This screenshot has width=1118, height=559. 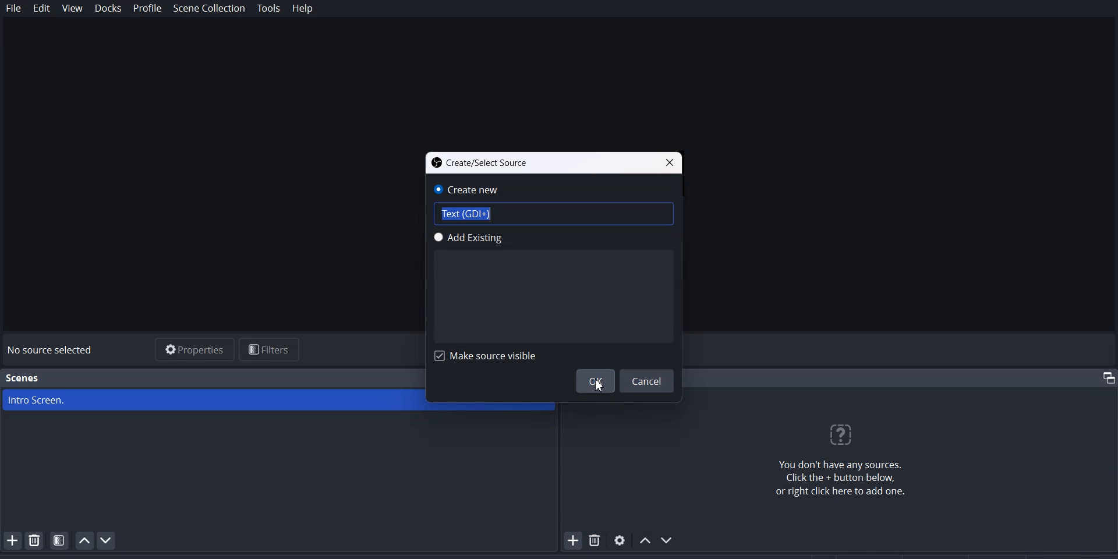 What do you see at coordinates (470, 213) in the screenshot?
I see `Text (GDI +)` at bounding box center [470, 213].